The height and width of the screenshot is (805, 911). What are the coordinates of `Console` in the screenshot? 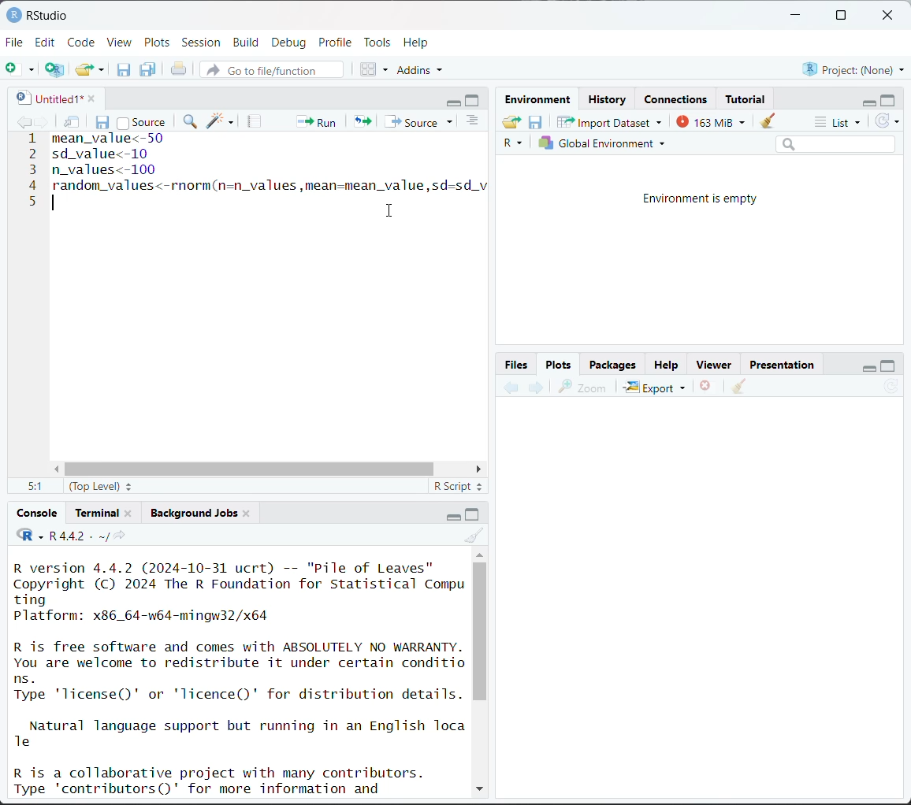 It's located at (38, 513).